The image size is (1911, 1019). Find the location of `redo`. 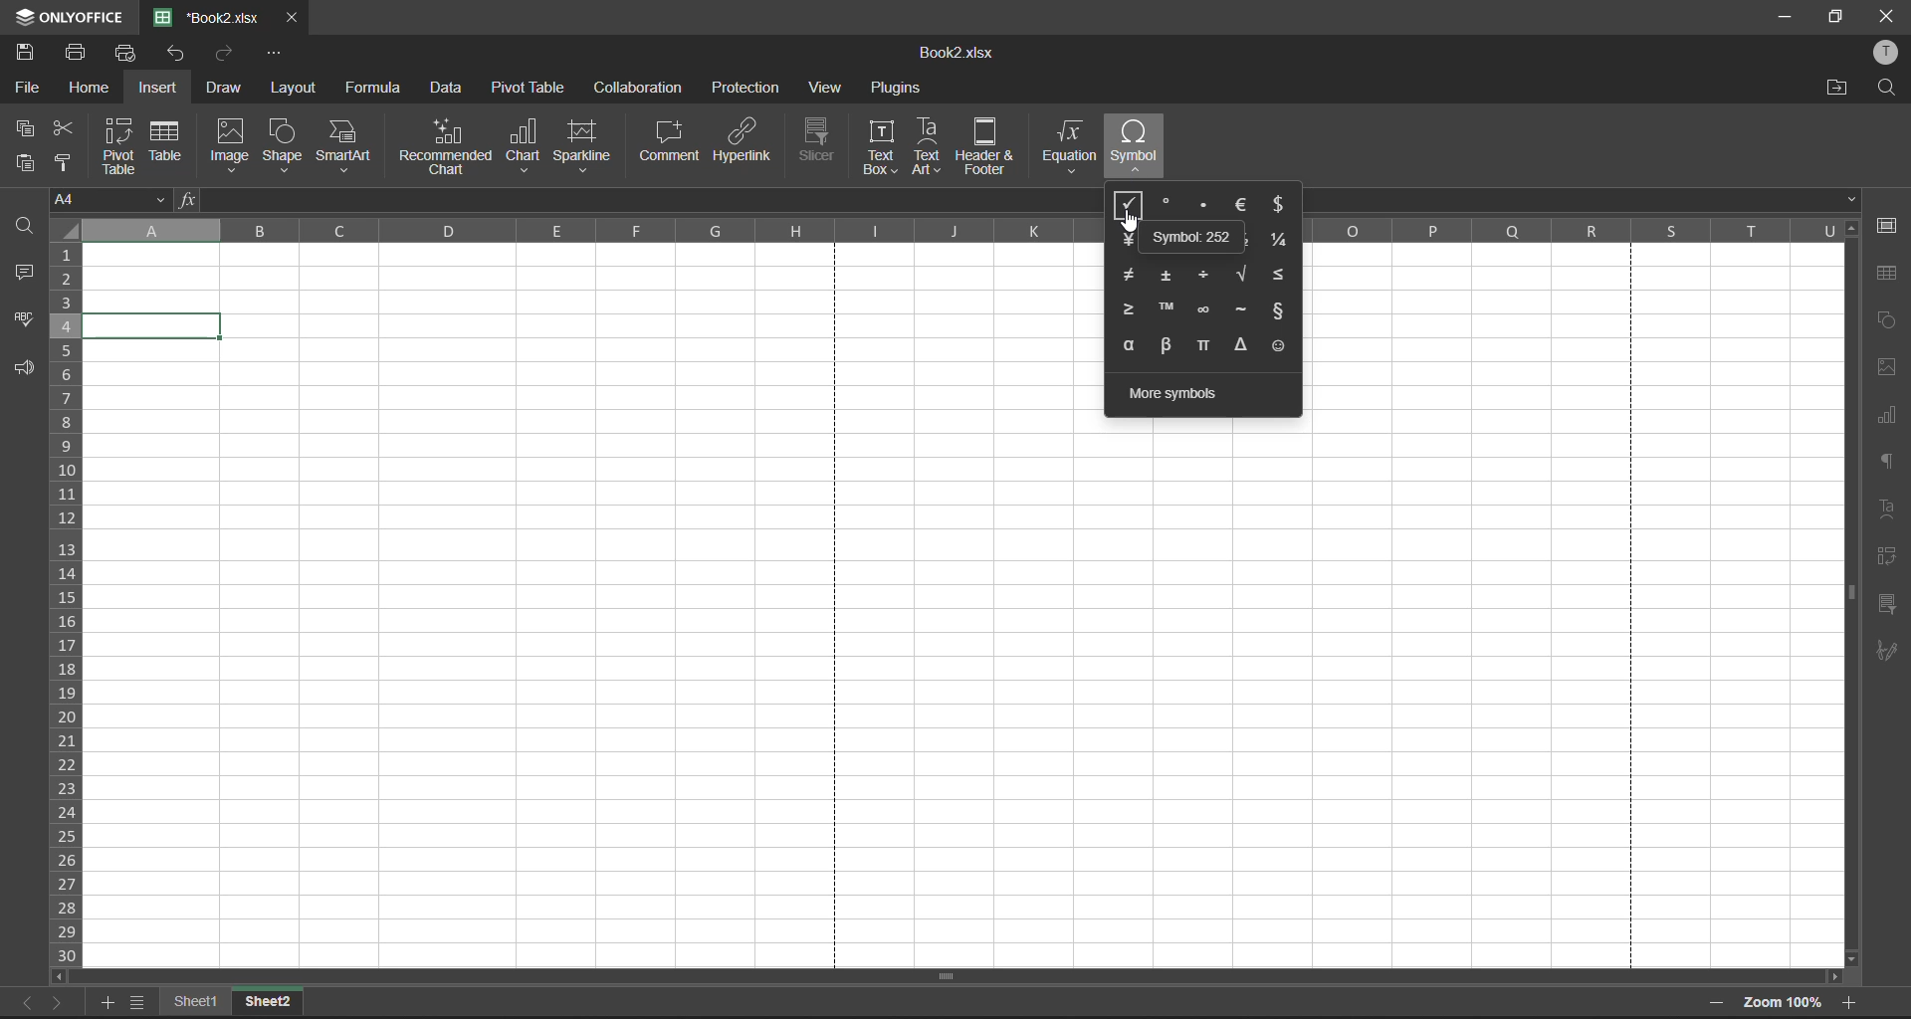

redo is located at coordinates (225, 54).